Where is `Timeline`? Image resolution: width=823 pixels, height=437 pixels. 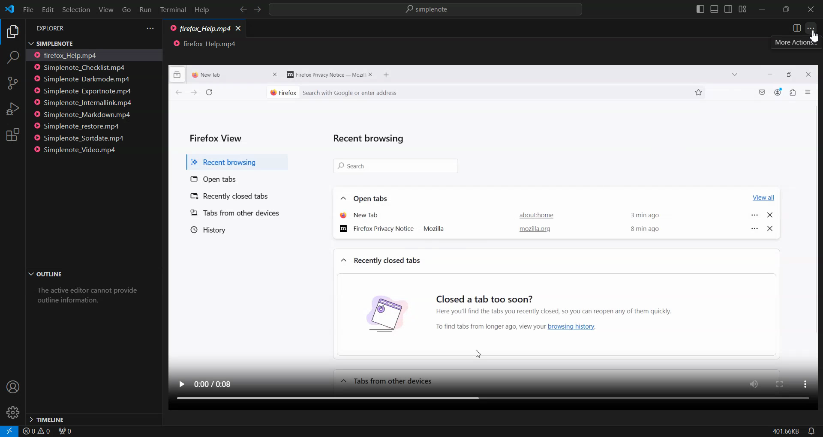 Timeline is located at coordinates (93, 419).